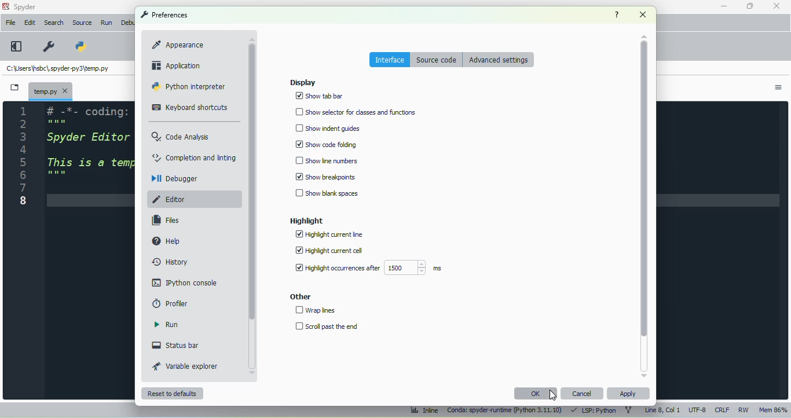 The image size is (791, 418). What do you see at coordinates (749, 6) in the screenshot?
I see `maximize` at bounding box center [749, 6].